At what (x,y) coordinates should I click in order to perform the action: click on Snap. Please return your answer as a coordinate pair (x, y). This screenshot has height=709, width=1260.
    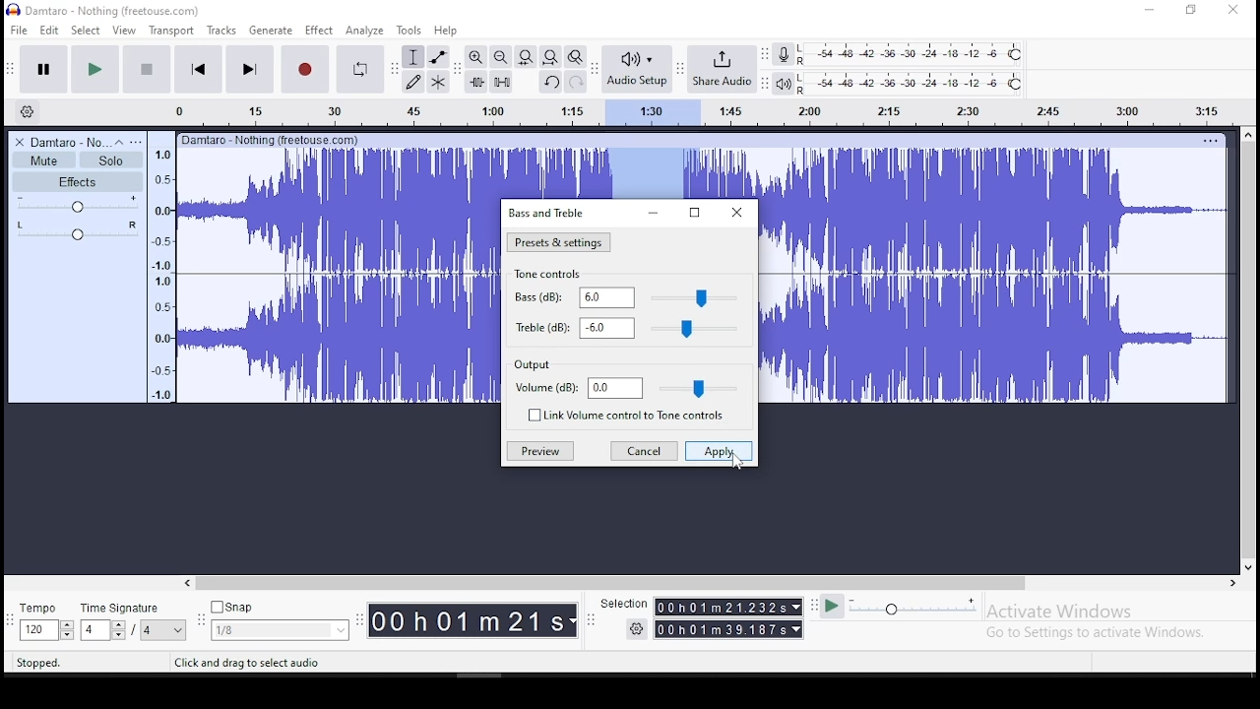
    Looking at the image, I should click on (280, 608).